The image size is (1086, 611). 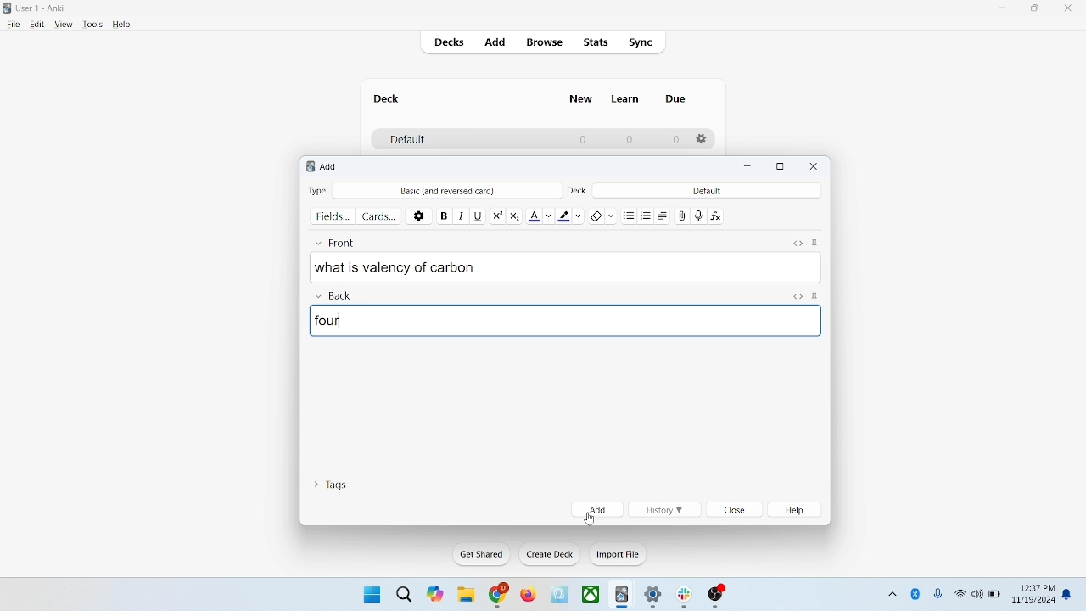 What do you see at coordinates (456, 191) in the screenshot?
I see `Basic (and reversed card)` at bounding box center [456, 191].